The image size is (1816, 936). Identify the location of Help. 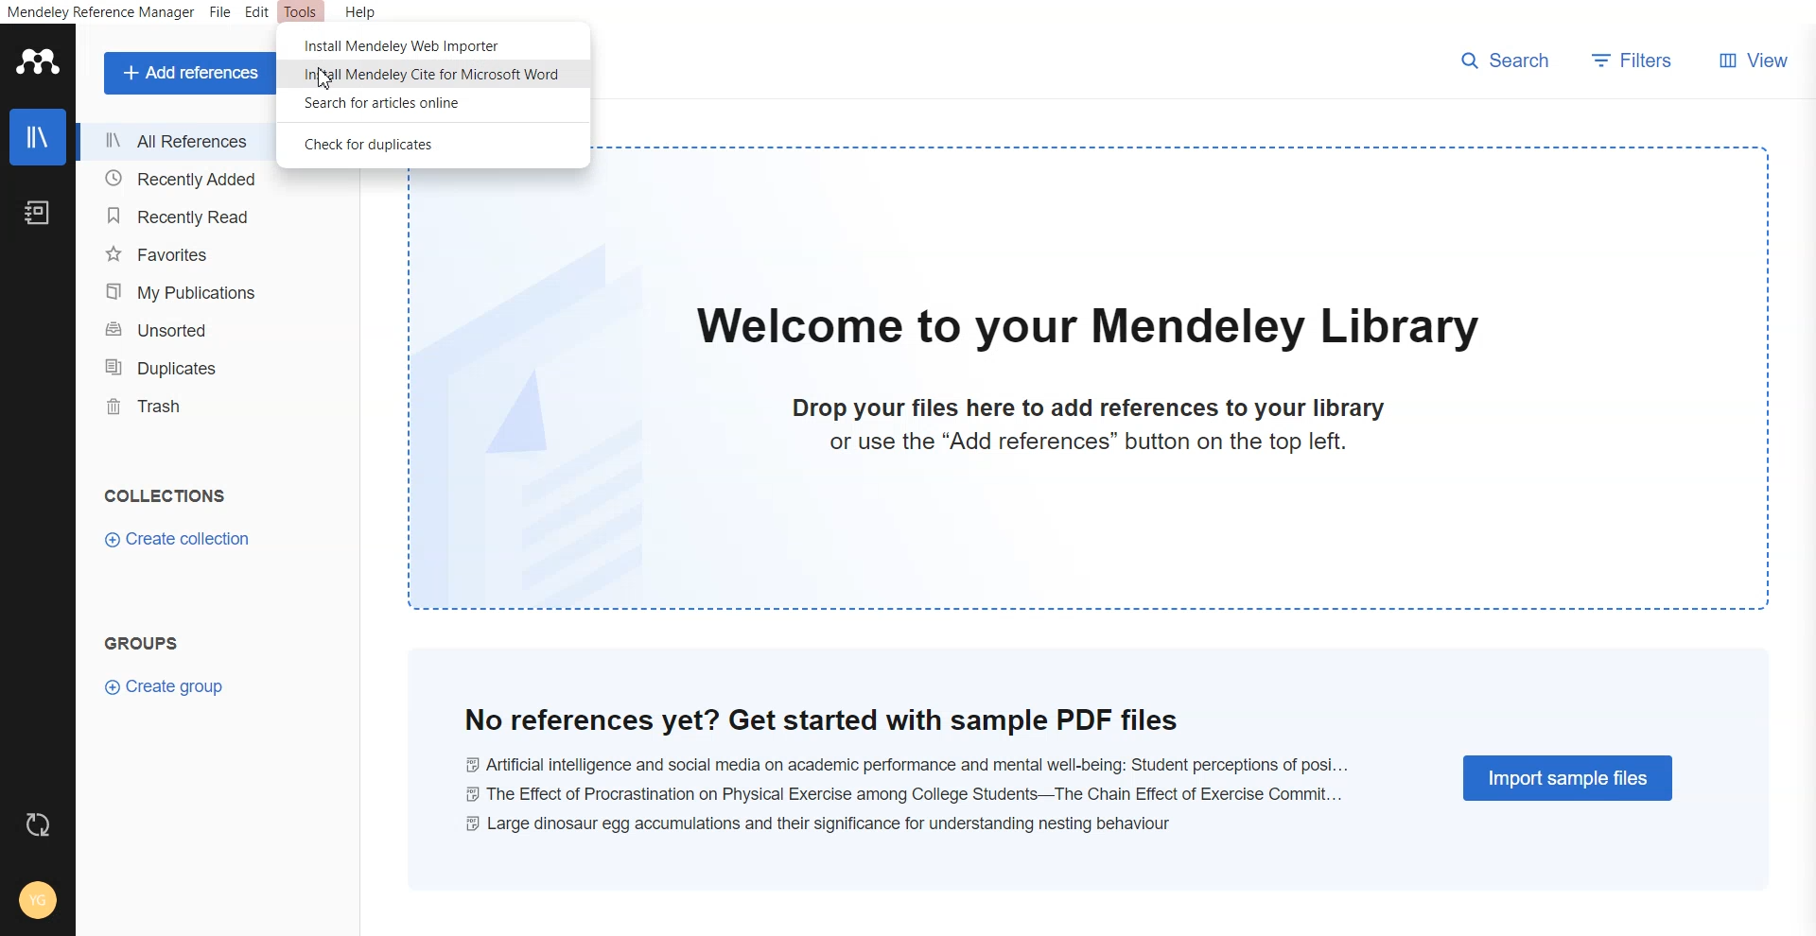
(358, 11).